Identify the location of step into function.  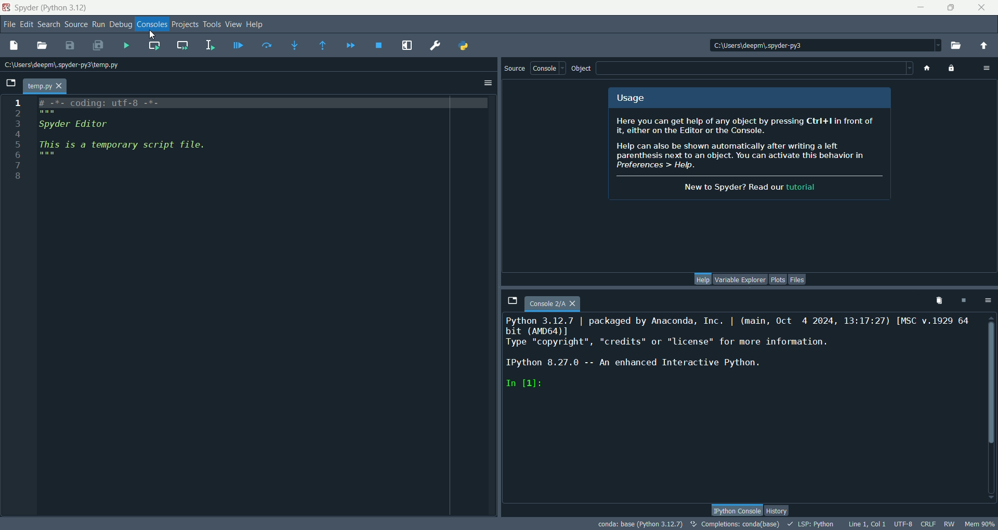
(297, 46).